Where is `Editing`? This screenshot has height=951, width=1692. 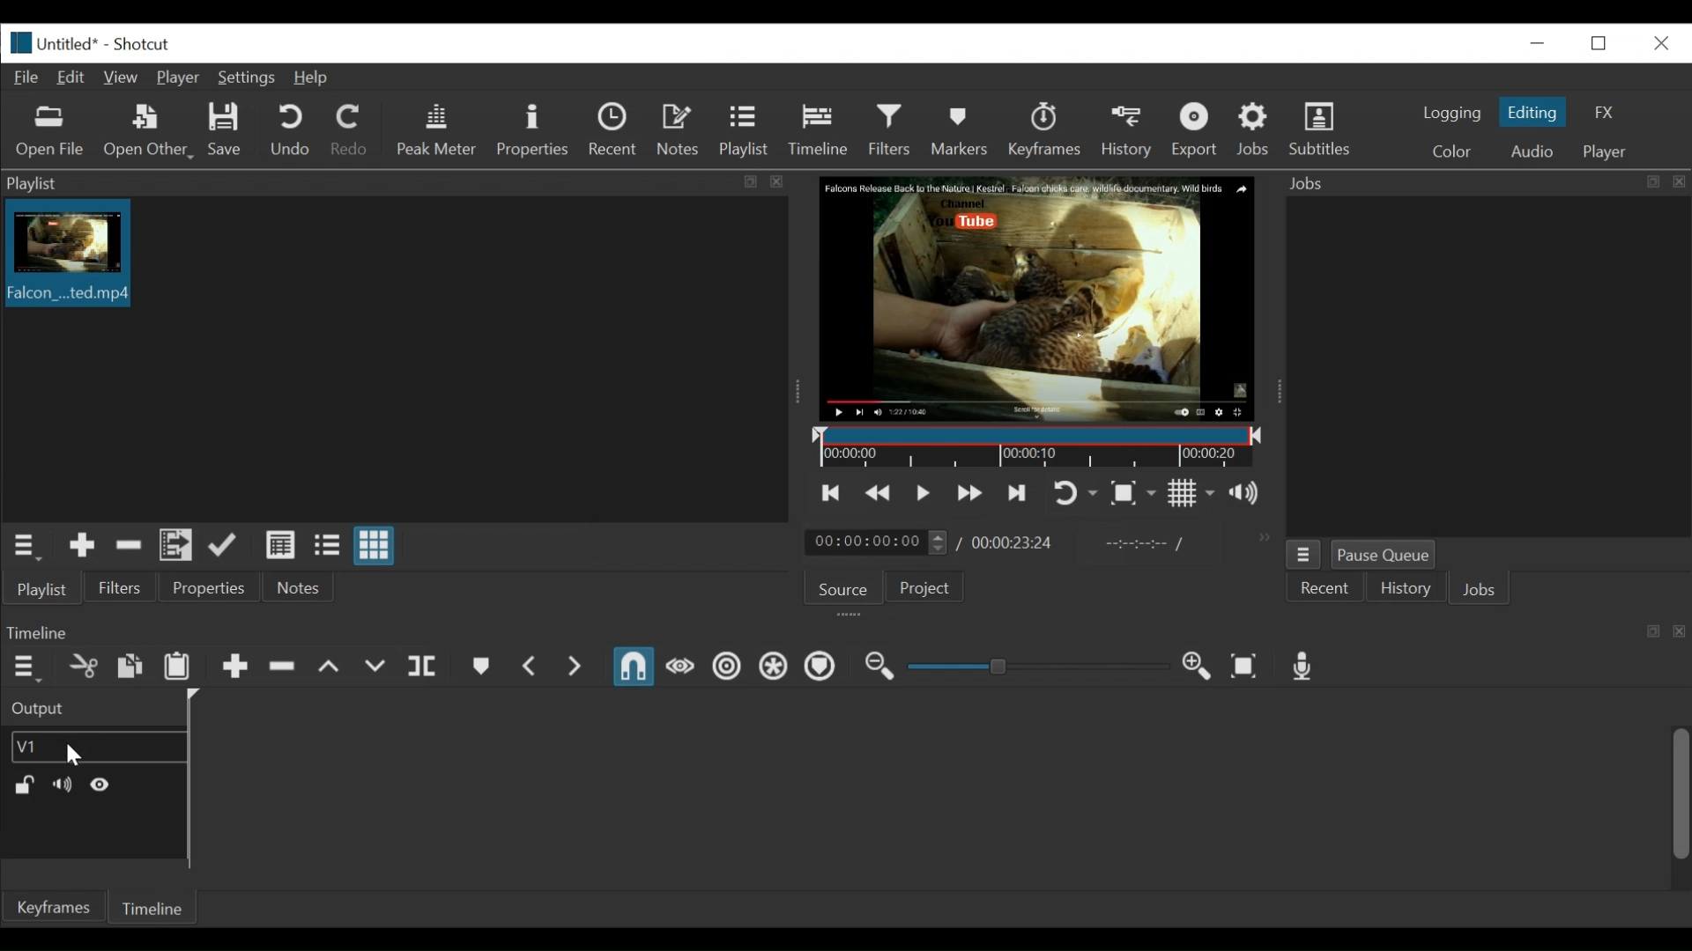 Editing is located at coordinates (1531, 112).